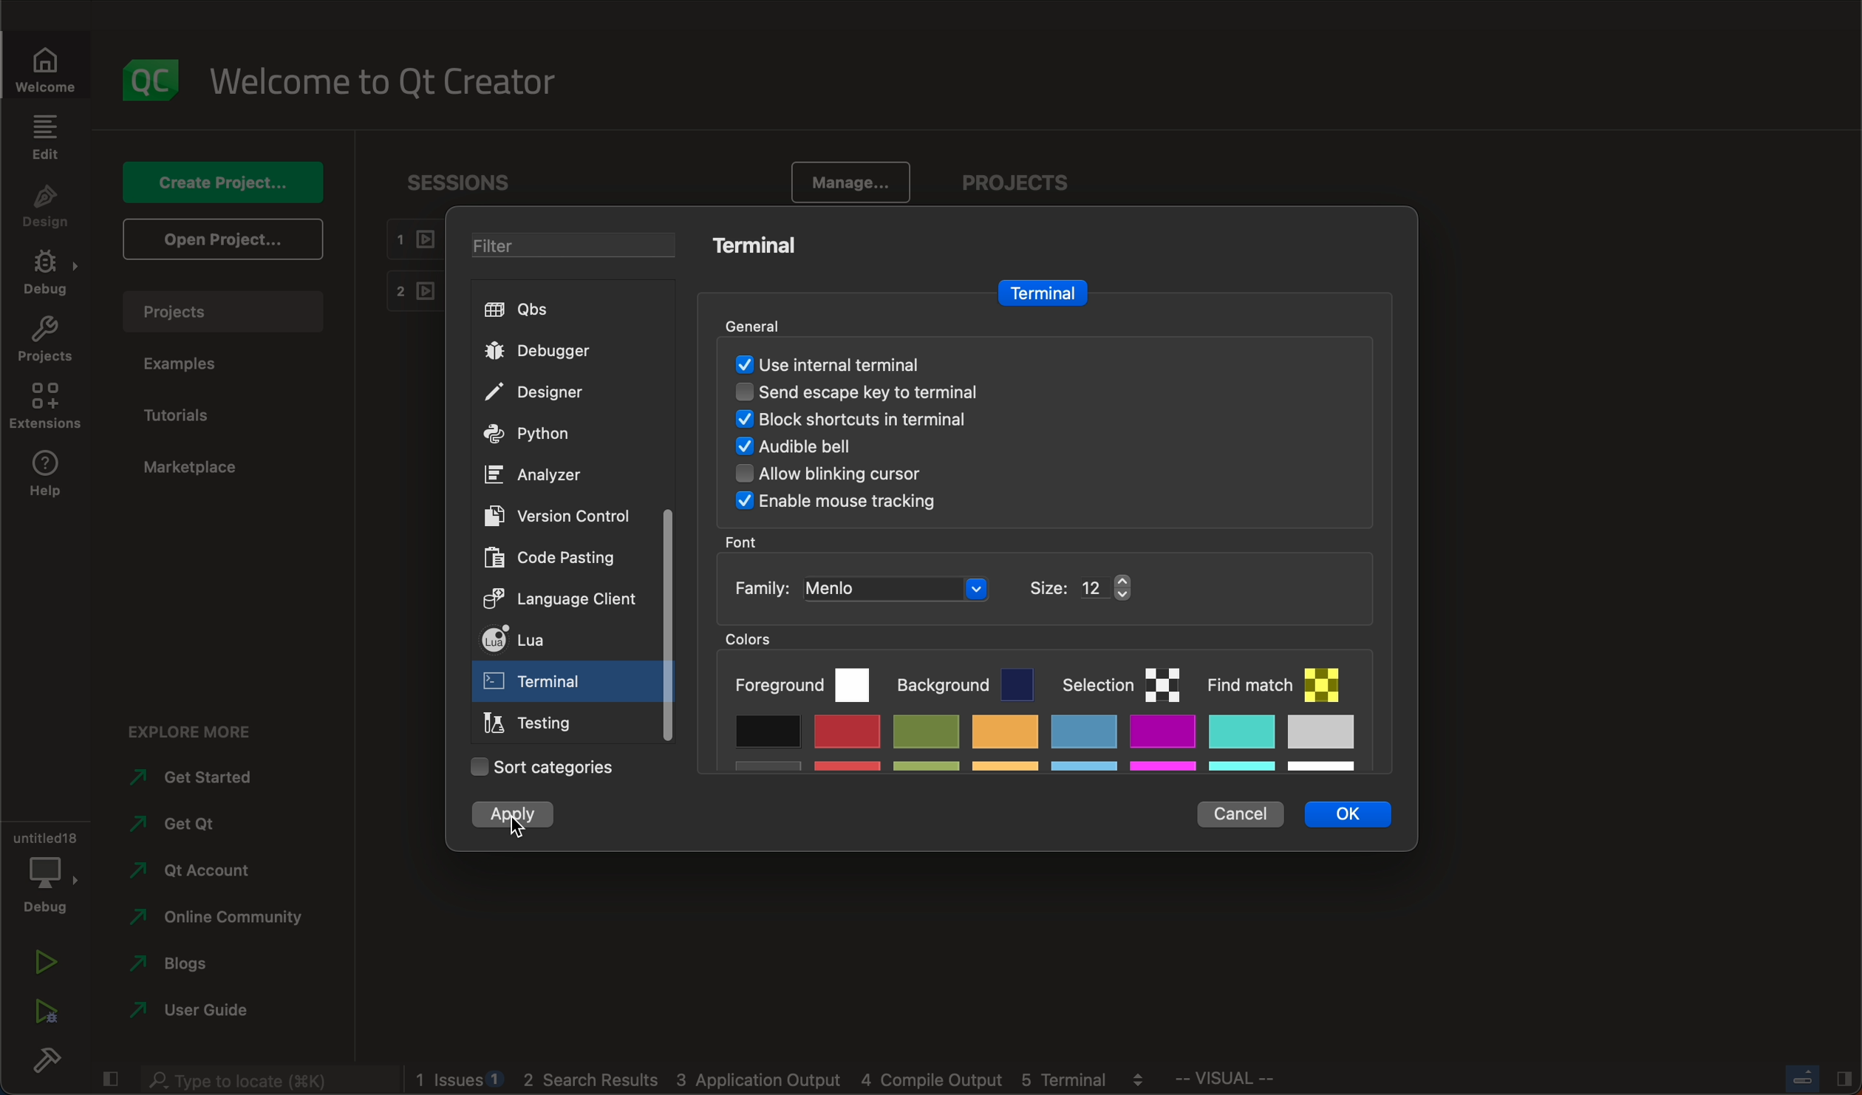 This screenshot has height=1095, width=1862. Describe the element at coordinates (259, 1079) in the screenshot. I see `search bar` at that location.